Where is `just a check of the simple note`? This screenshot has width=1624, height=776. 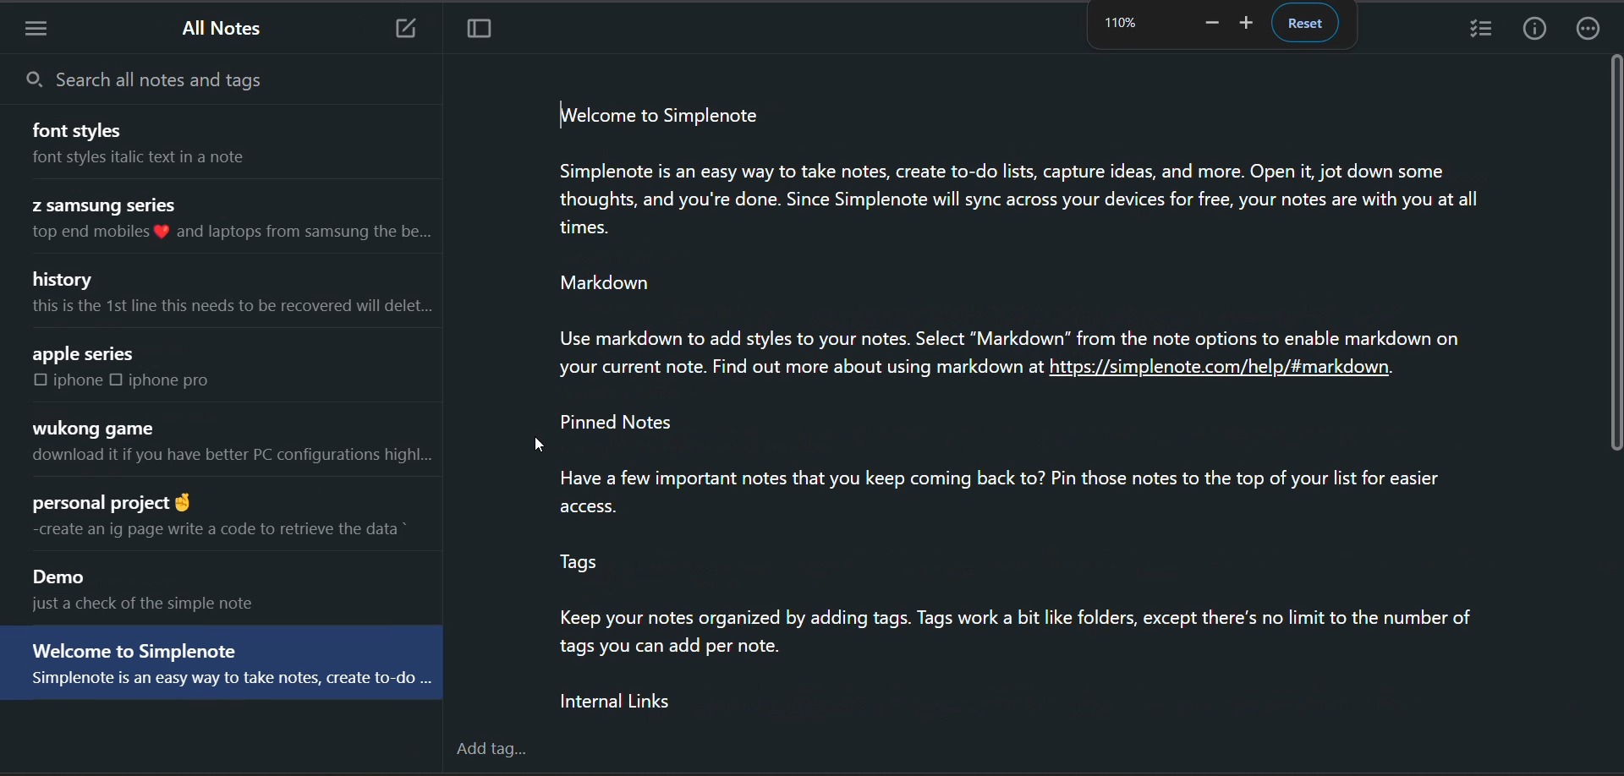 just a check of the simple note is located at coordinates (165, 607).